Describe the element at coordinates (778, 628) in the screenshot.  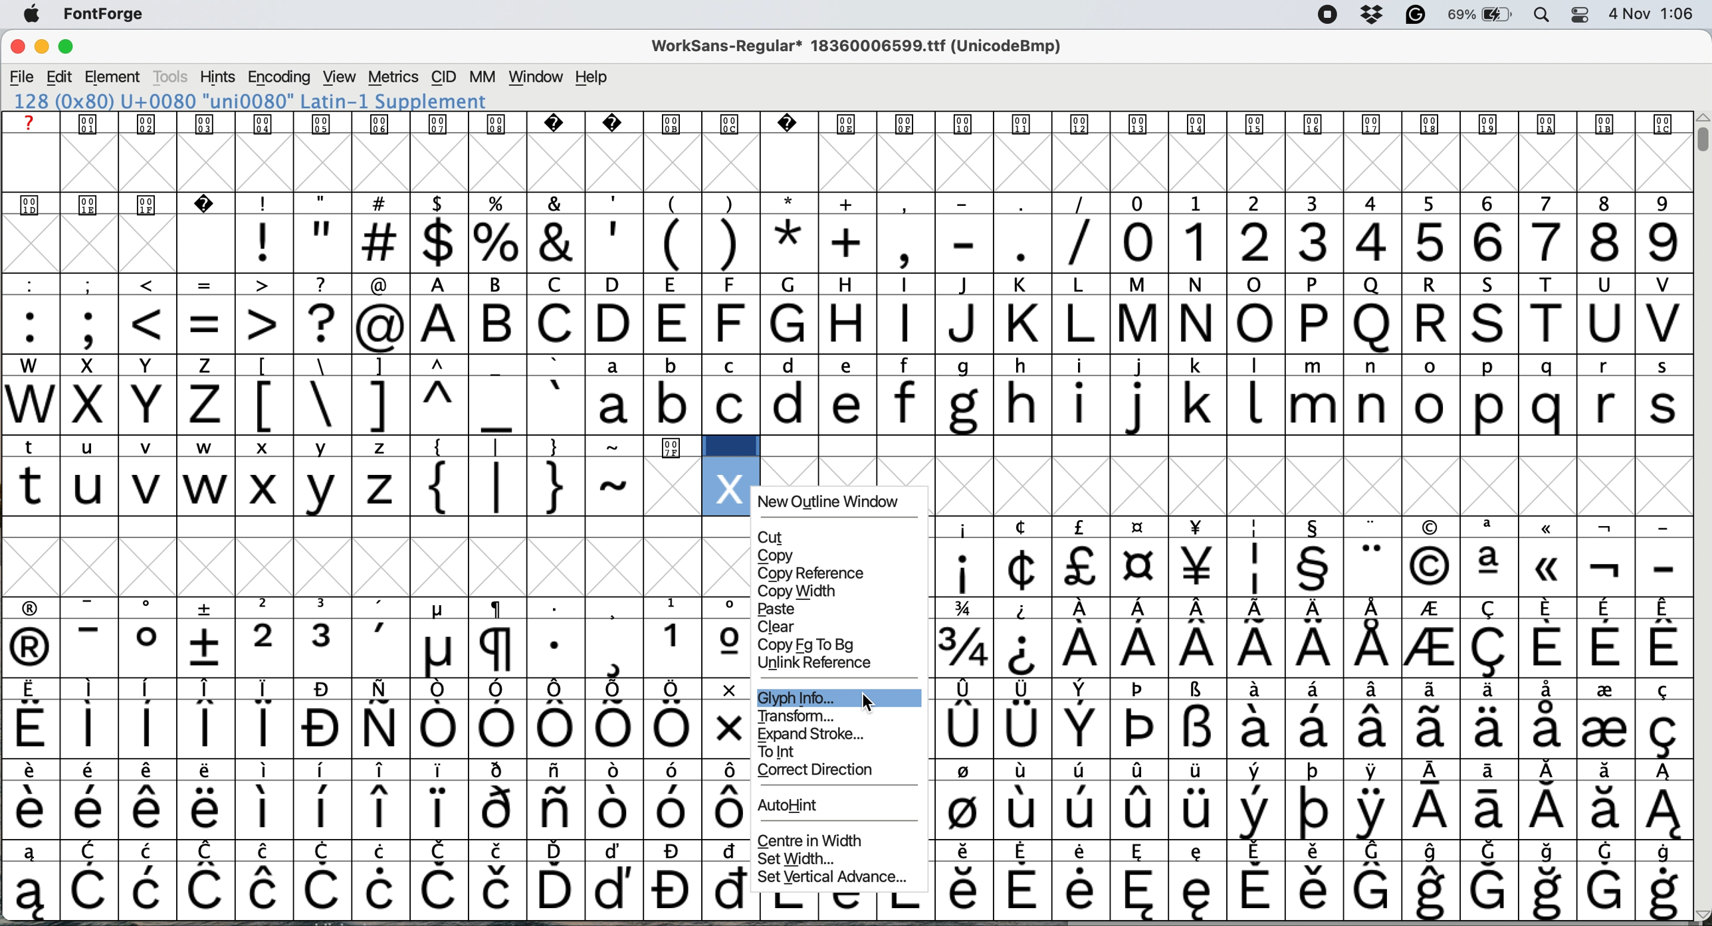
I see `clear` at that location.